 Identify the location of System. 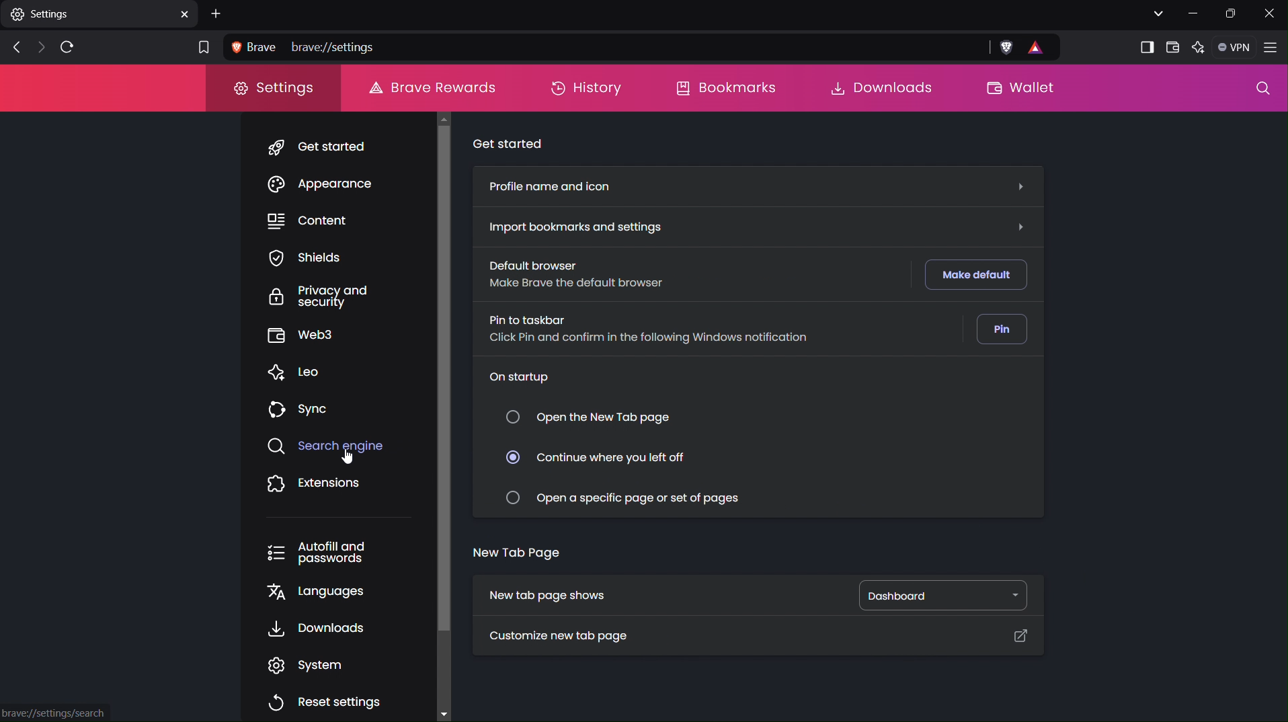
(315, 665).